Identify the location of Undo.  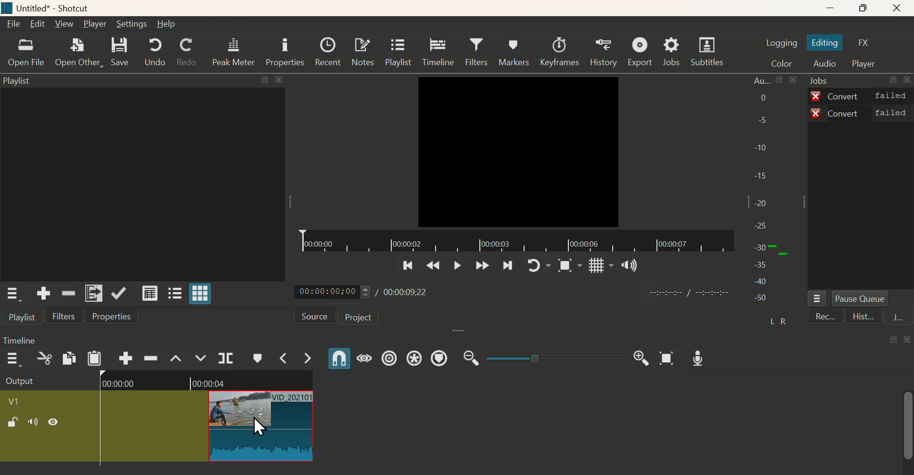
(155, 52).